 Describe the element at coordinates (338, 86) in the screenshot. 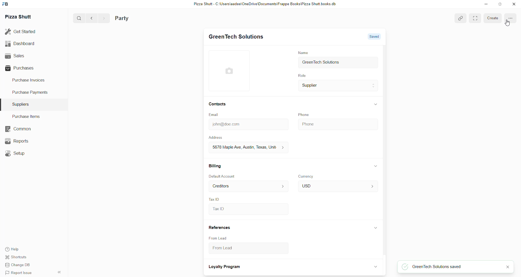

I see `Supplier` at that location.